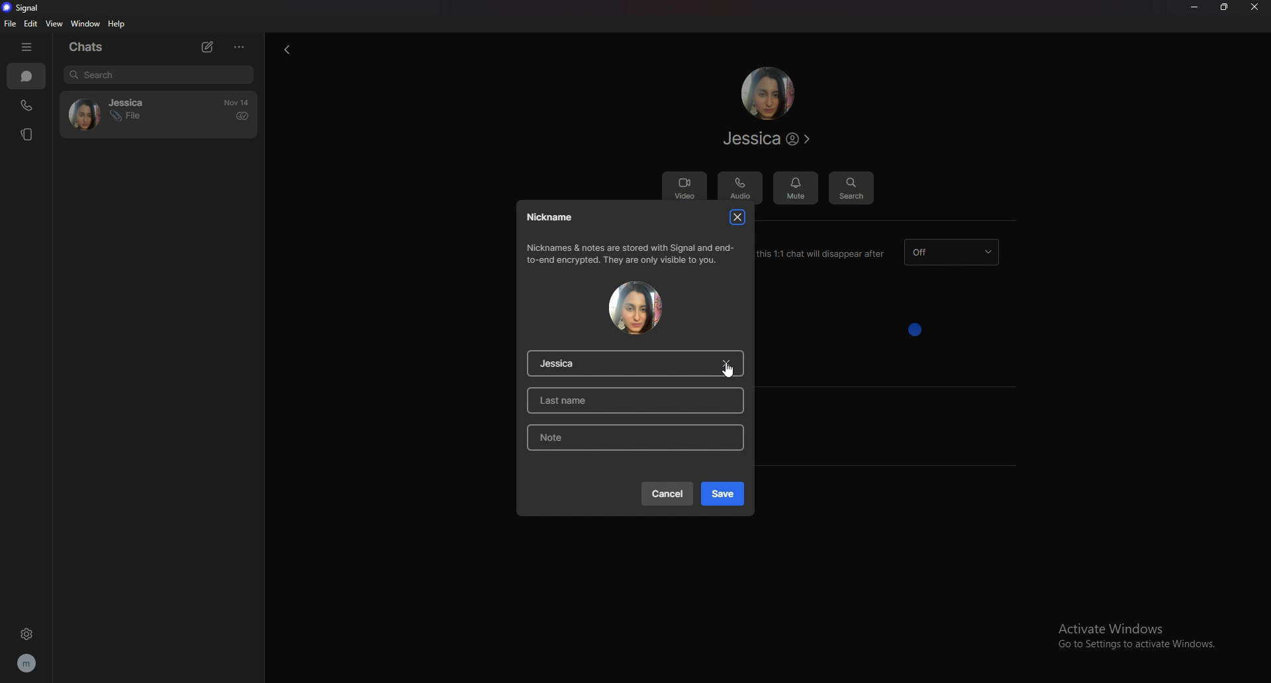  I want to click on contact info, so click(766, 138).